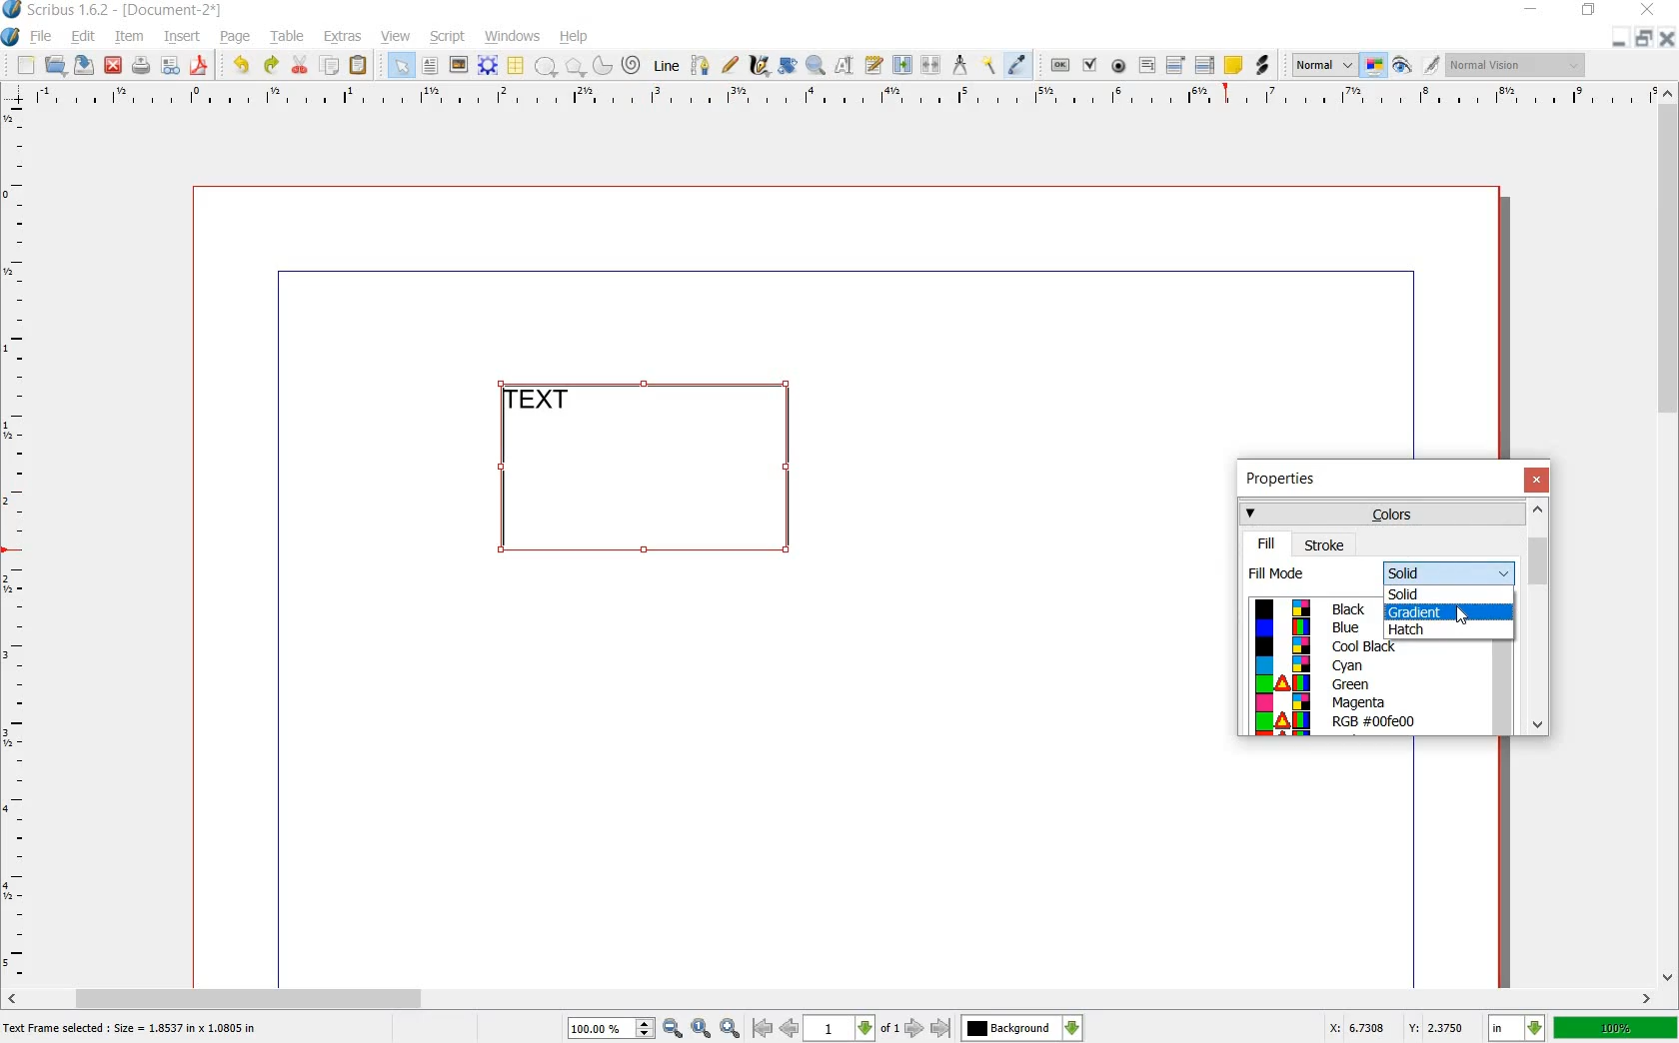  What do you see at coordinates (961, 64) in the screenshot?
I see `measurement` at bounding box center [961, 64].